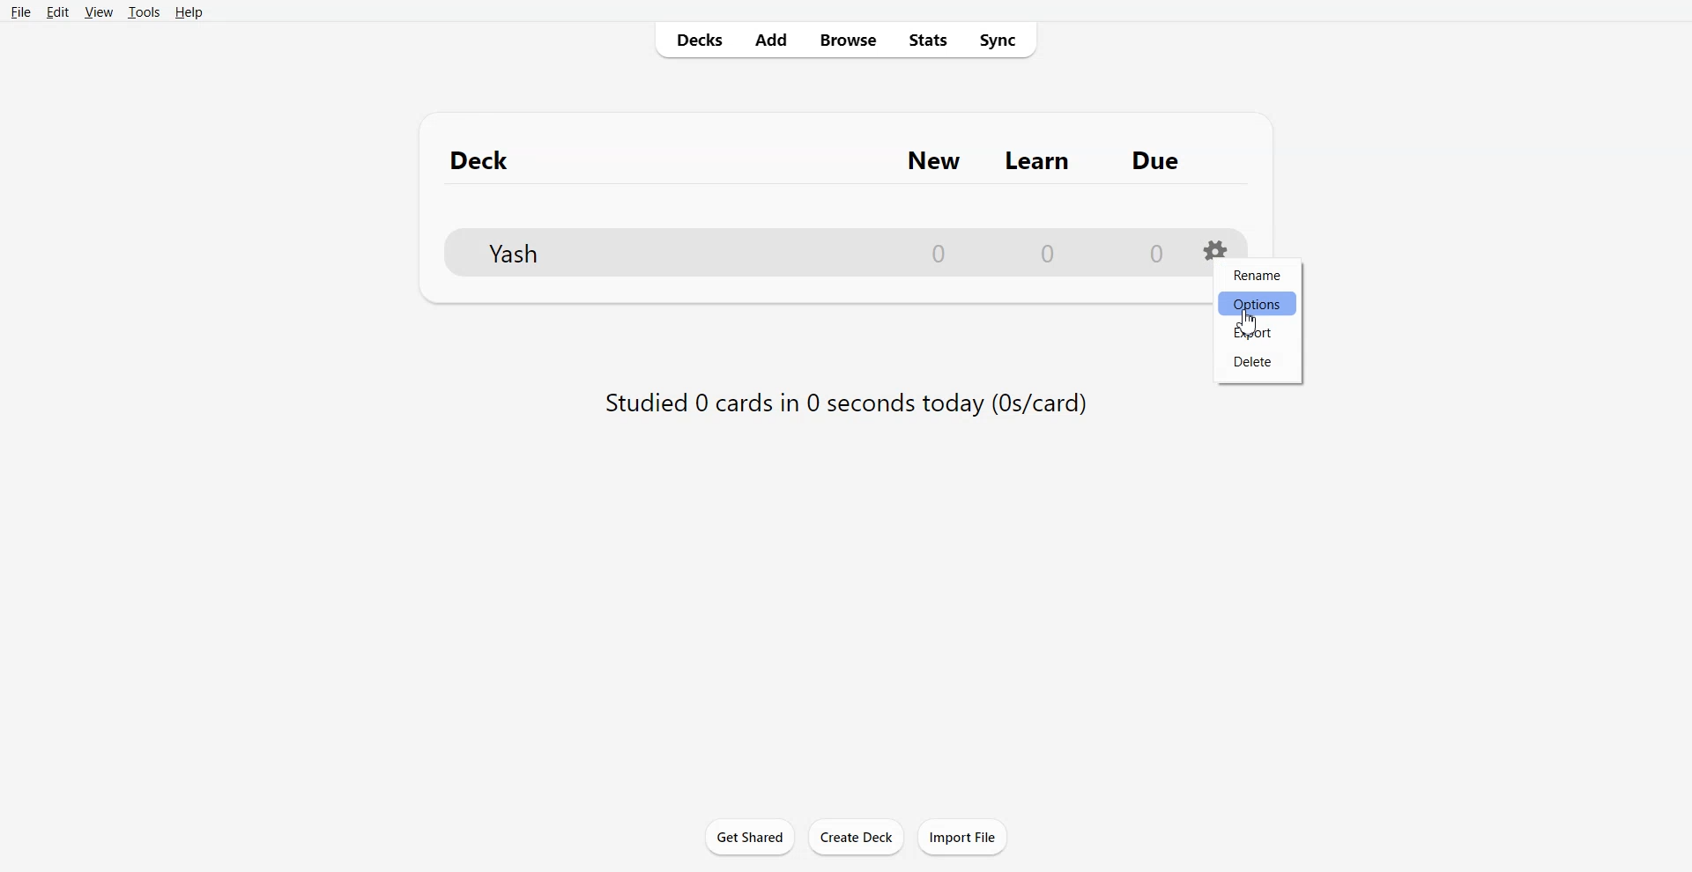 The image size is (1692, 872). I want to click on Export, so click(1256, 333).